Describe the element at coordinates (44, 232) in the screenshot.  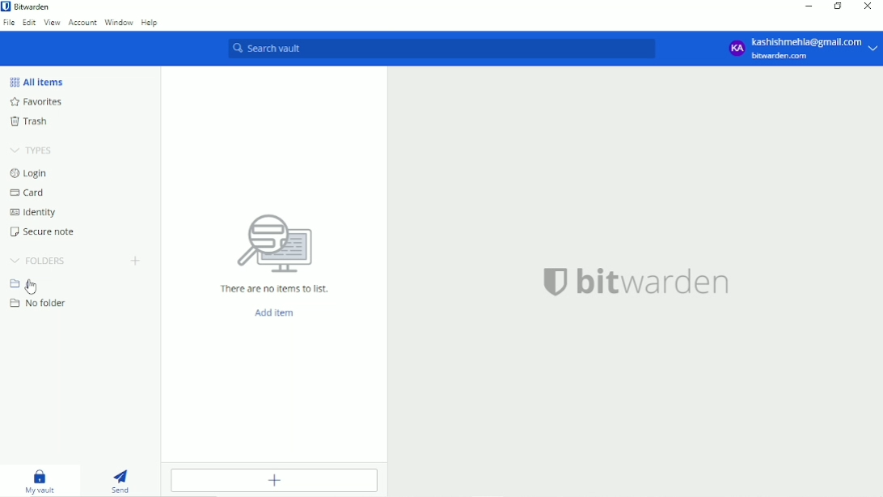
I see `Secure note` at that location.